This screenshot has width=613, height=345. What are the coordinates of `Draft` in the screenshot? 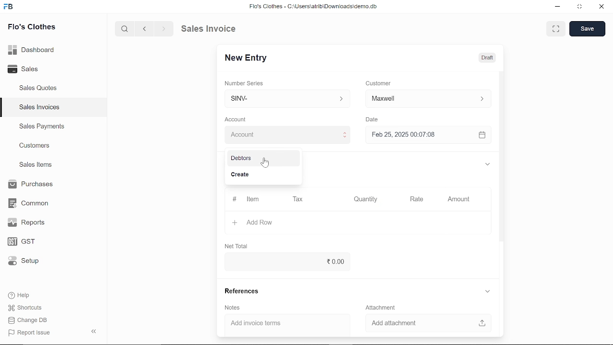 It's located at (489, 57).